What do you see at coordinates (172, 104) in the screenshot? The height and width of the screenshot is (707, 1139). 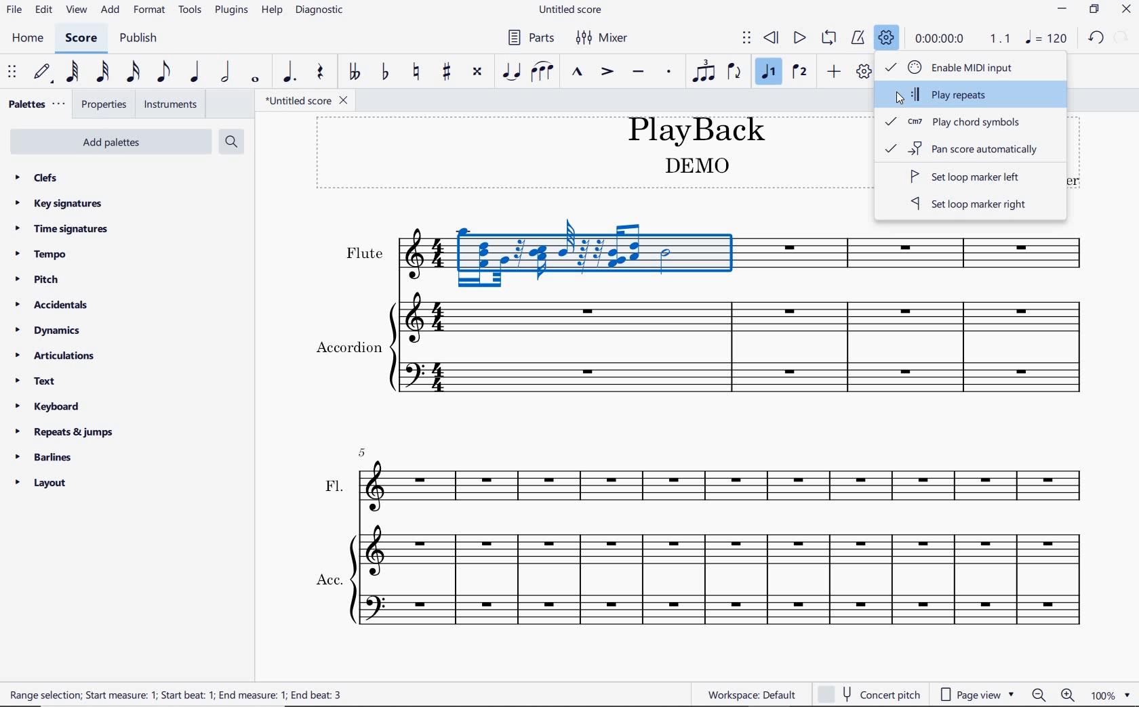 I see `instruments` at bounding box center [172, 104].